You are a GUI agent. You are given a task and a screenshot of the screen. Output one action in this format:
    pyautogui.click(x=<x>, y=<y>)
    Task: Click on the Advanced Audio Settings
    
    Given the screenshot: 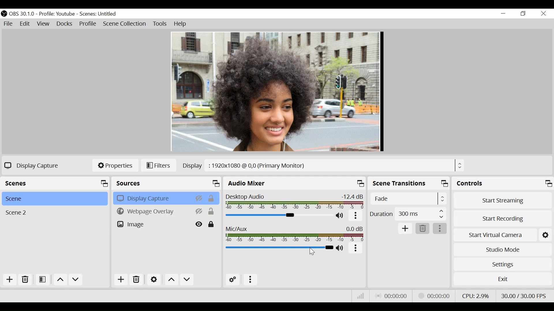 What is the action you would take?
    pyautogui.click(x=233, y=280)
    